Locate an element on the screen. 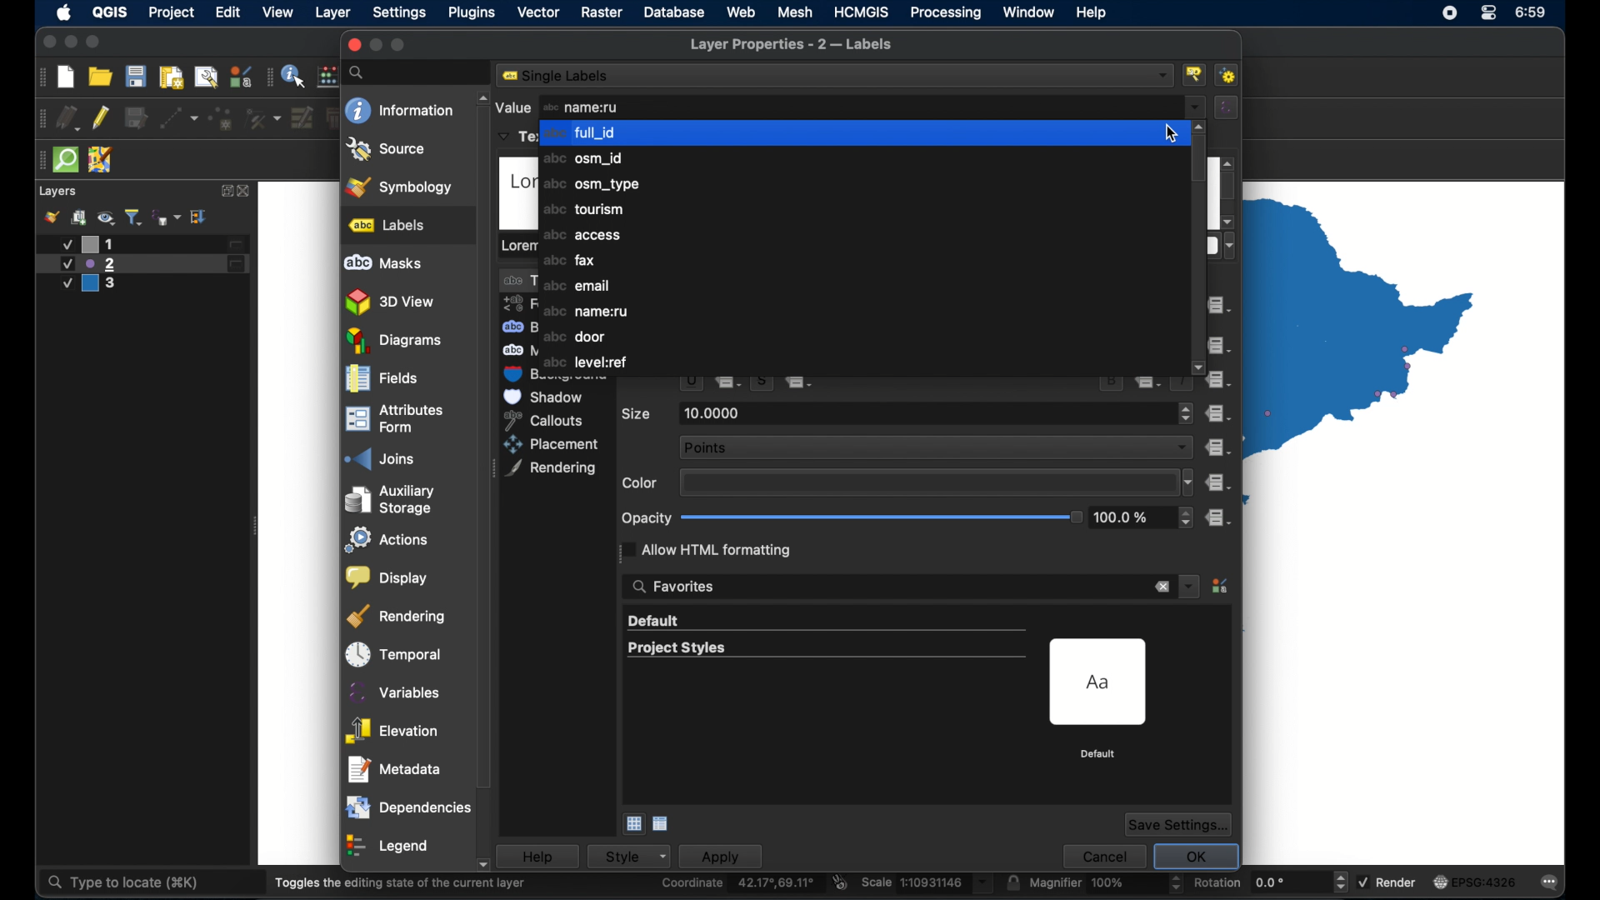 The width and height of the screenshot is (1600, 900). icon view is located at coordinates (632, 824).